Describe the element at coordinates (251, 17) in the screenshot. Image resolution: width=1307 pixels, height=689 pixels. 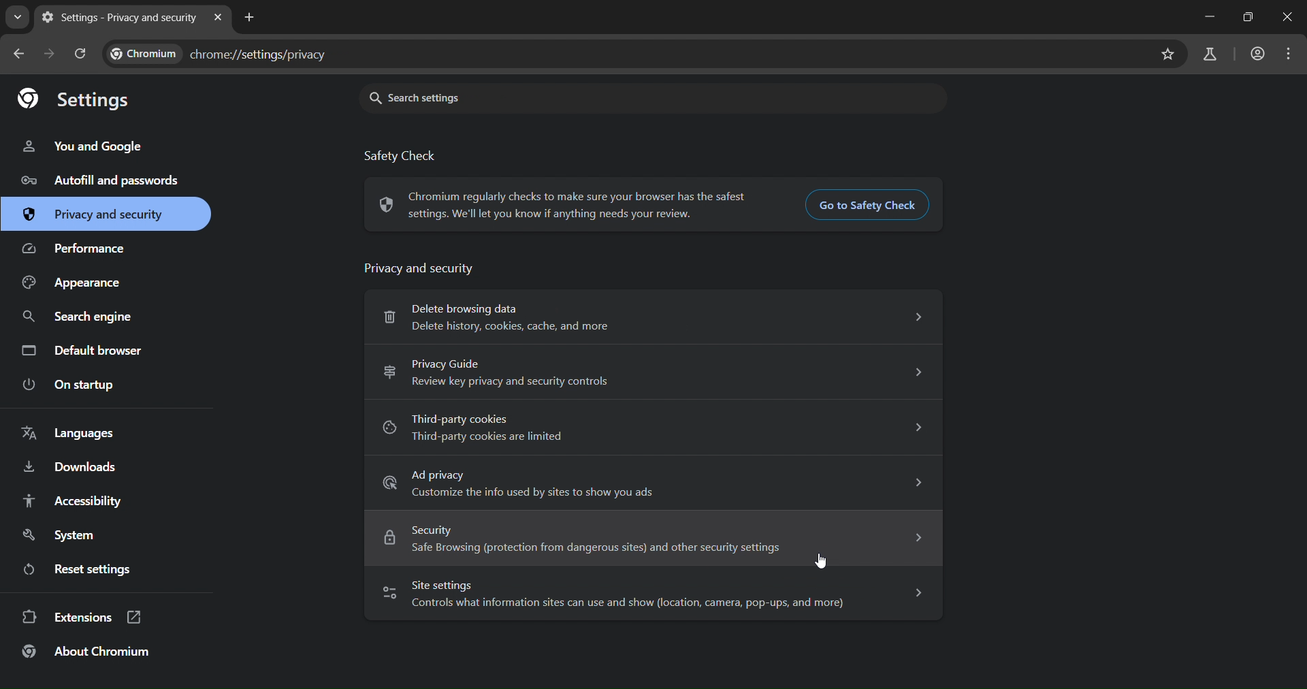
I see `new tab` at that location.